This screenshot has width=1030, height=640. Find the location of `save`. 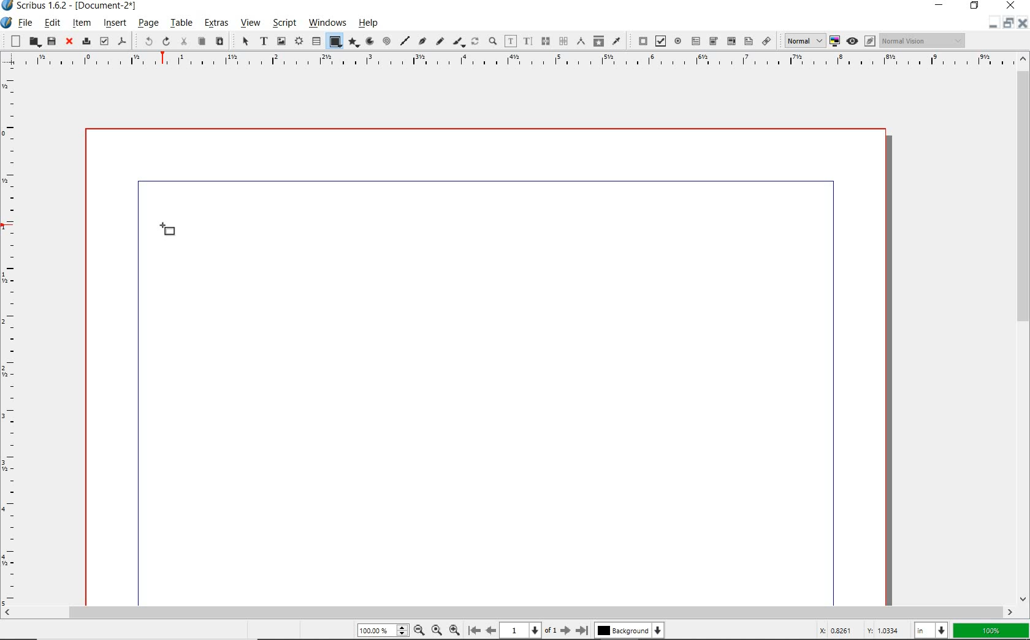

save is located at coordinates (51, 41).